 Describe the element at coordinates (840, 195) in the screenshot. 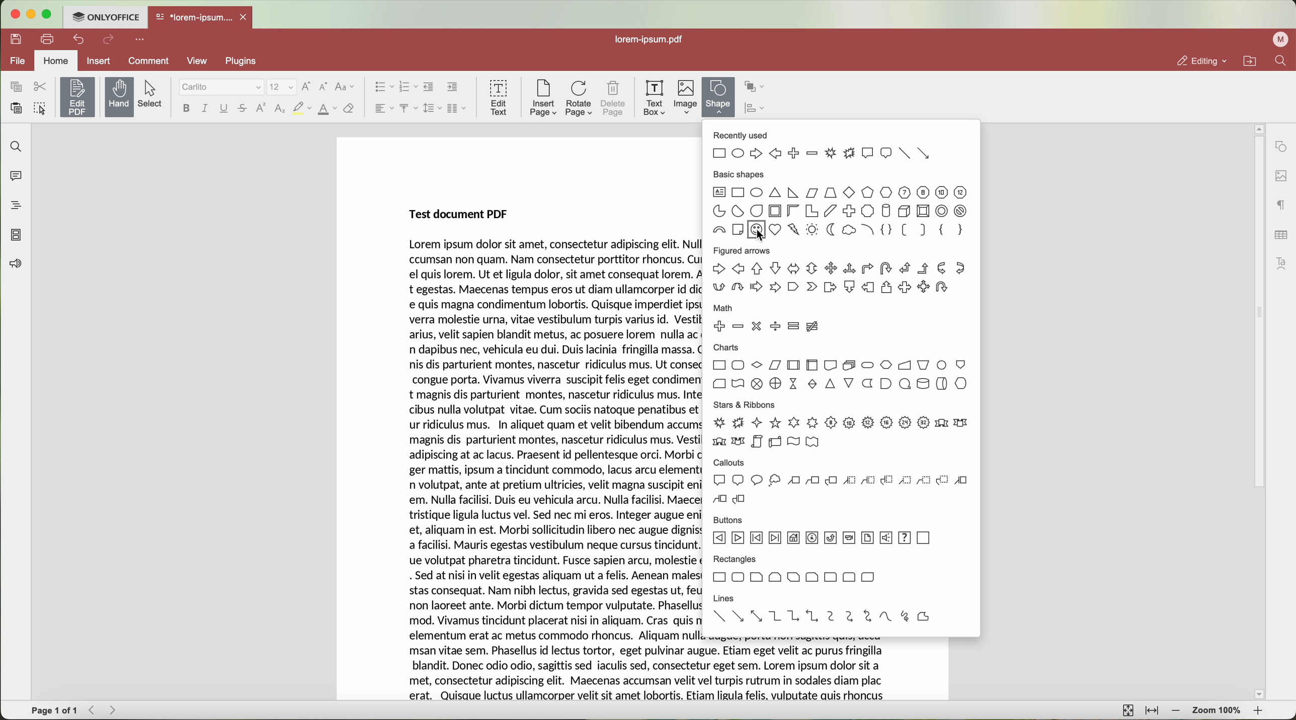

I see `basic shapes` at that location.